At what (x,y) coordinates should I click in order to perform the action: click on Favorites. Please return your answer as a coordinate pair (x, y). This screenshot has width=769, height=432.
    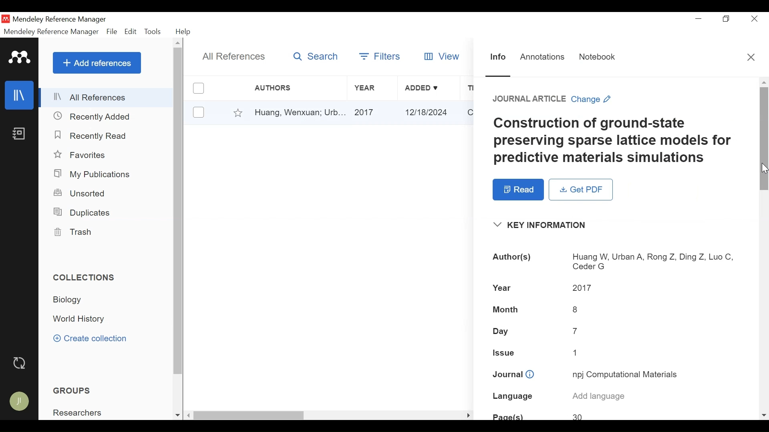
    Looking at the image, I should click on (82, 155).